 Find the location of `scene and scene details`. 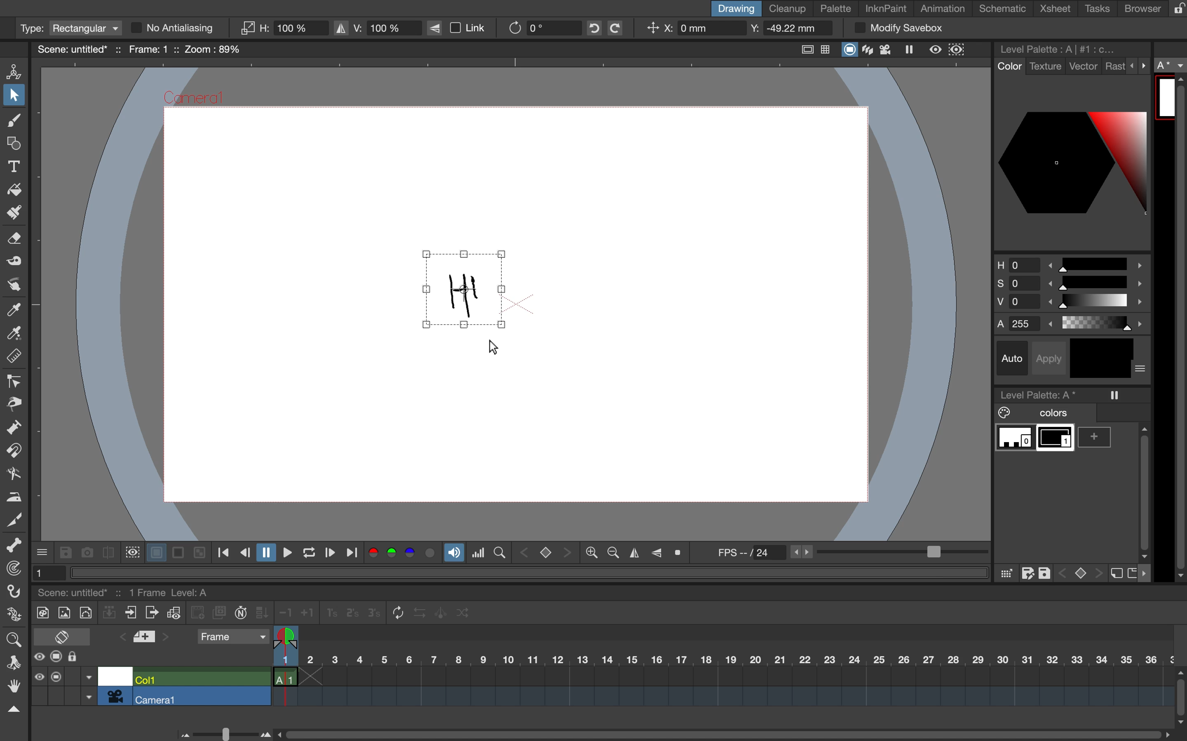

scene and scene details is located at coordinates (135, 591).